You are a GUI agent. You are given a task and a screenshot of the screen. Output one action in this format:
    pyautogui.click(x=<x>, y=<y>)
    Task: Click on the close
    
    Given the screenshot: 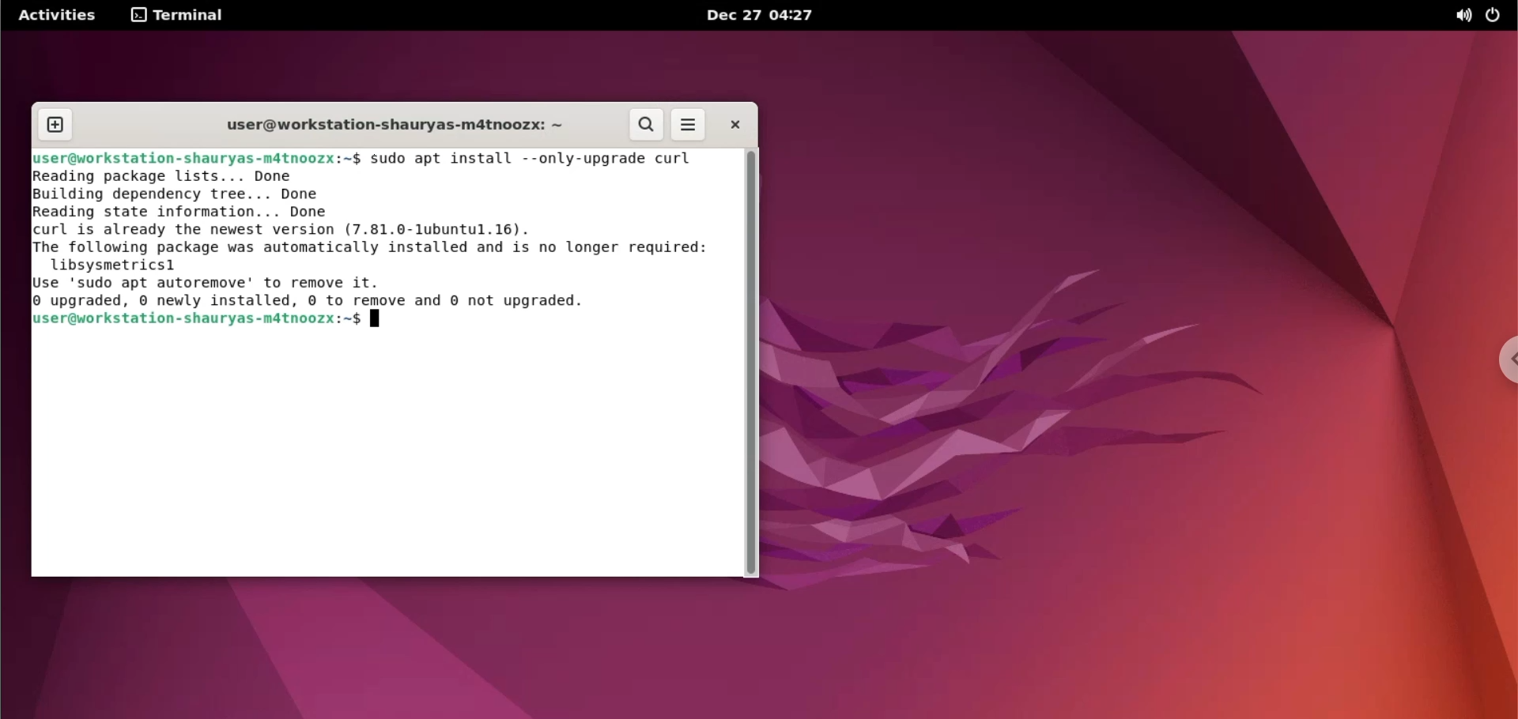 What is the action you would take?
    pyautogui.click(x=729, y=124)
    